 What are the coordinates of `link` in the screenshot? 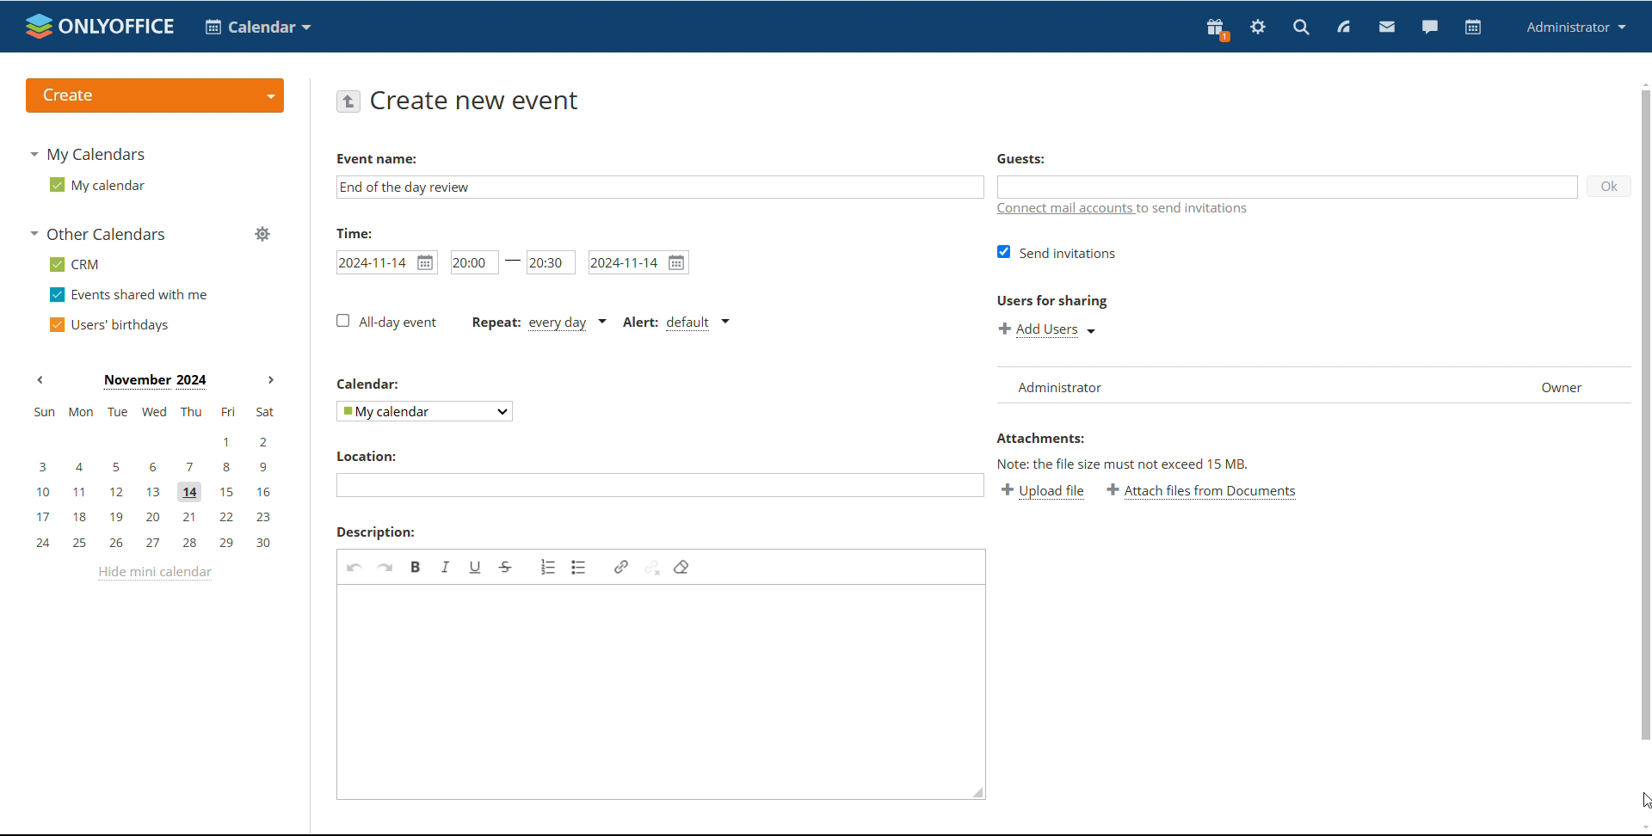 It's located at (621, 567).